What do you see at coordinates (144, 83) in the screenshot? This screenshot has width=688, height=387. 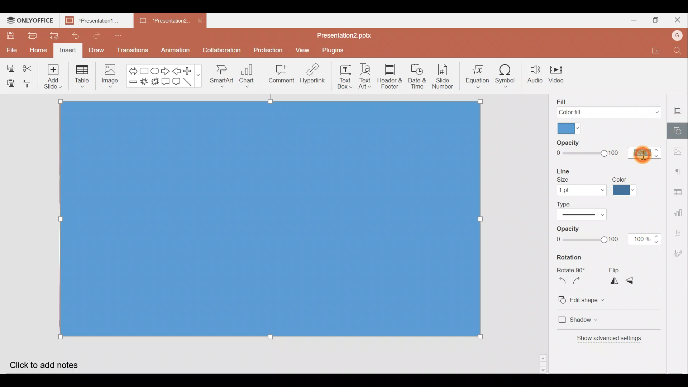 I see `Explosion 1` at bounding box center [144, 83].